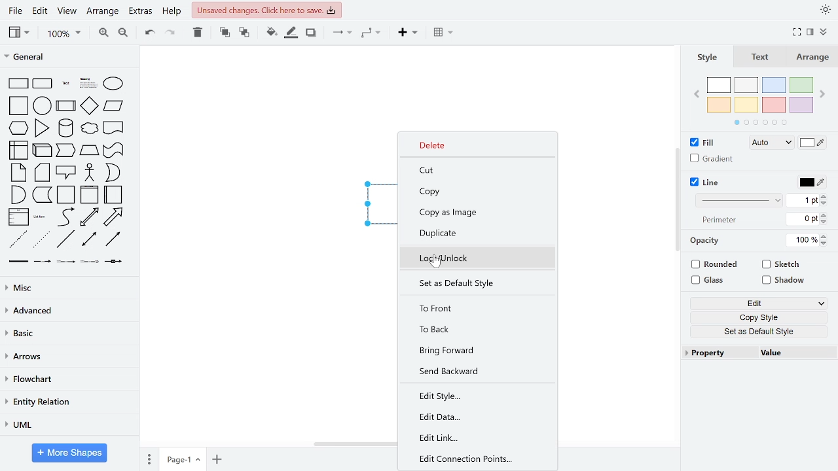 The height and width of the screenshot is (471, 838). I want to click on data storage, so click(42, 195).